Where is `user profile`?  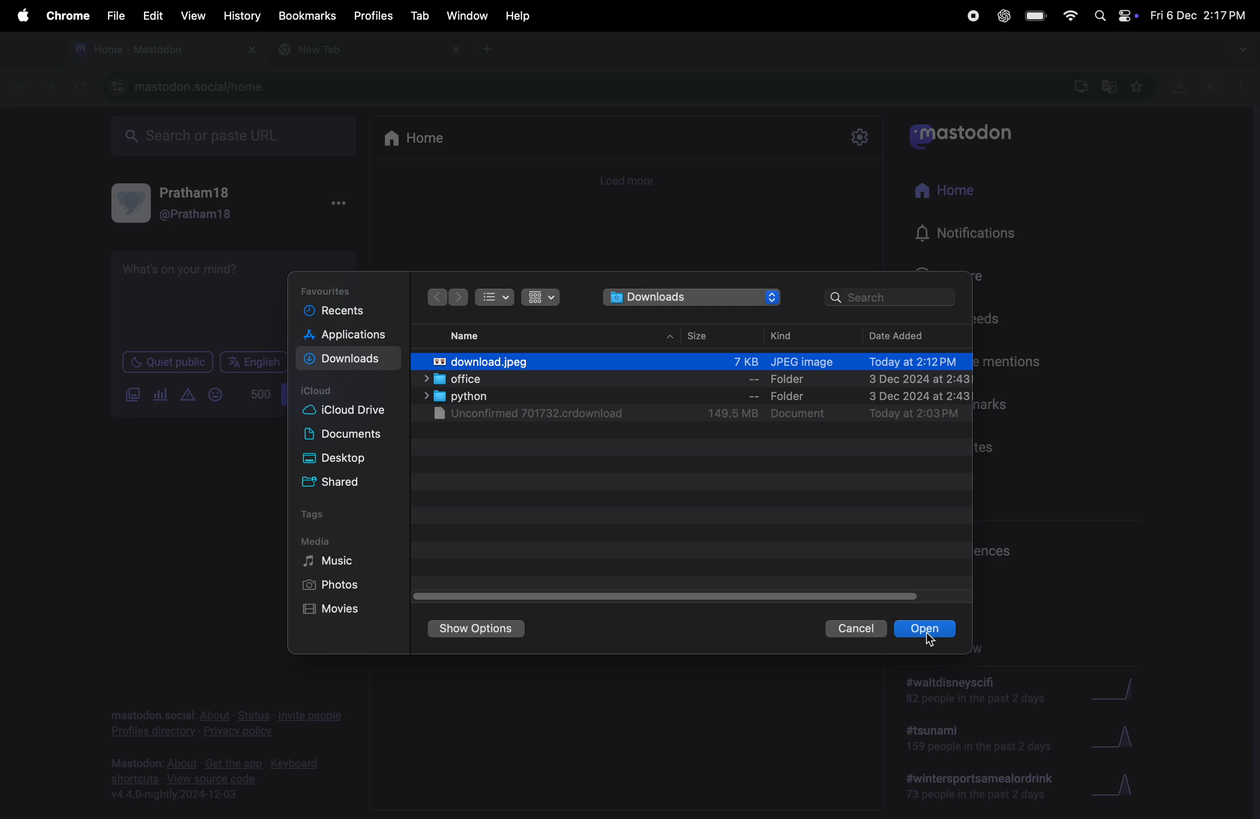 user profile is located at coordinates (1211, 85).